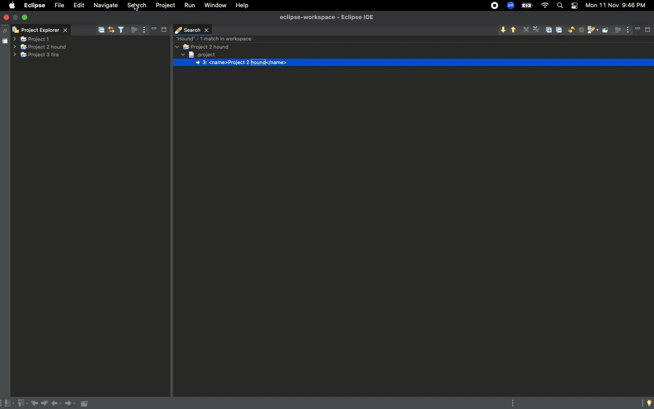 Image resolution: width=654 pixels, height=409 pixels. I want to click on collapse all, so click(101, 29).